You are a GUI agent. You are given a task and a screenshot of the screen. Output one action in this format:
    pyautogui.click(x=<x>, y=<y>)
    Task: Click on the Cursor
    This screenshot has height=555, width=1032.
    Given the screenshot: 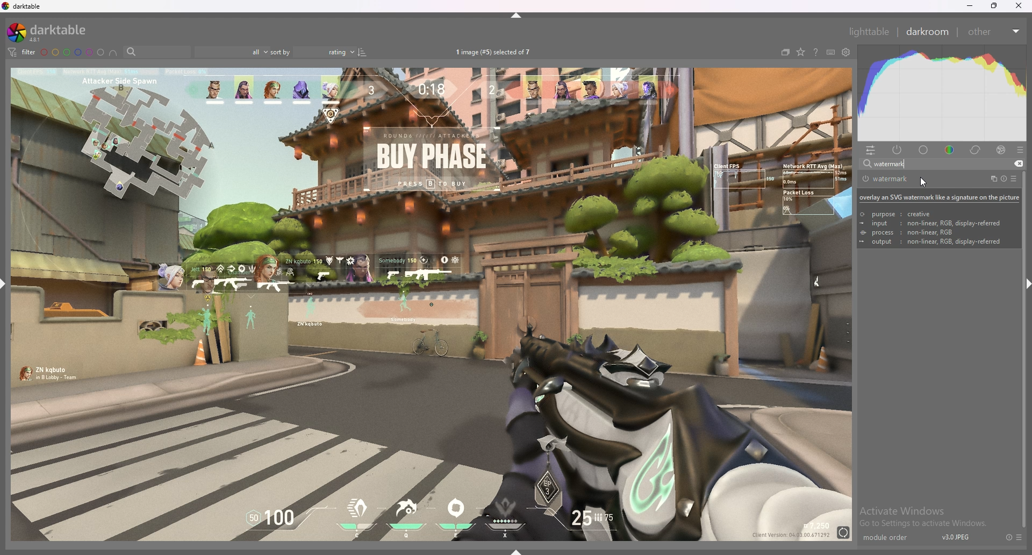 What is the action you would take?
    pyautogui.click(x=927, y=183)
    